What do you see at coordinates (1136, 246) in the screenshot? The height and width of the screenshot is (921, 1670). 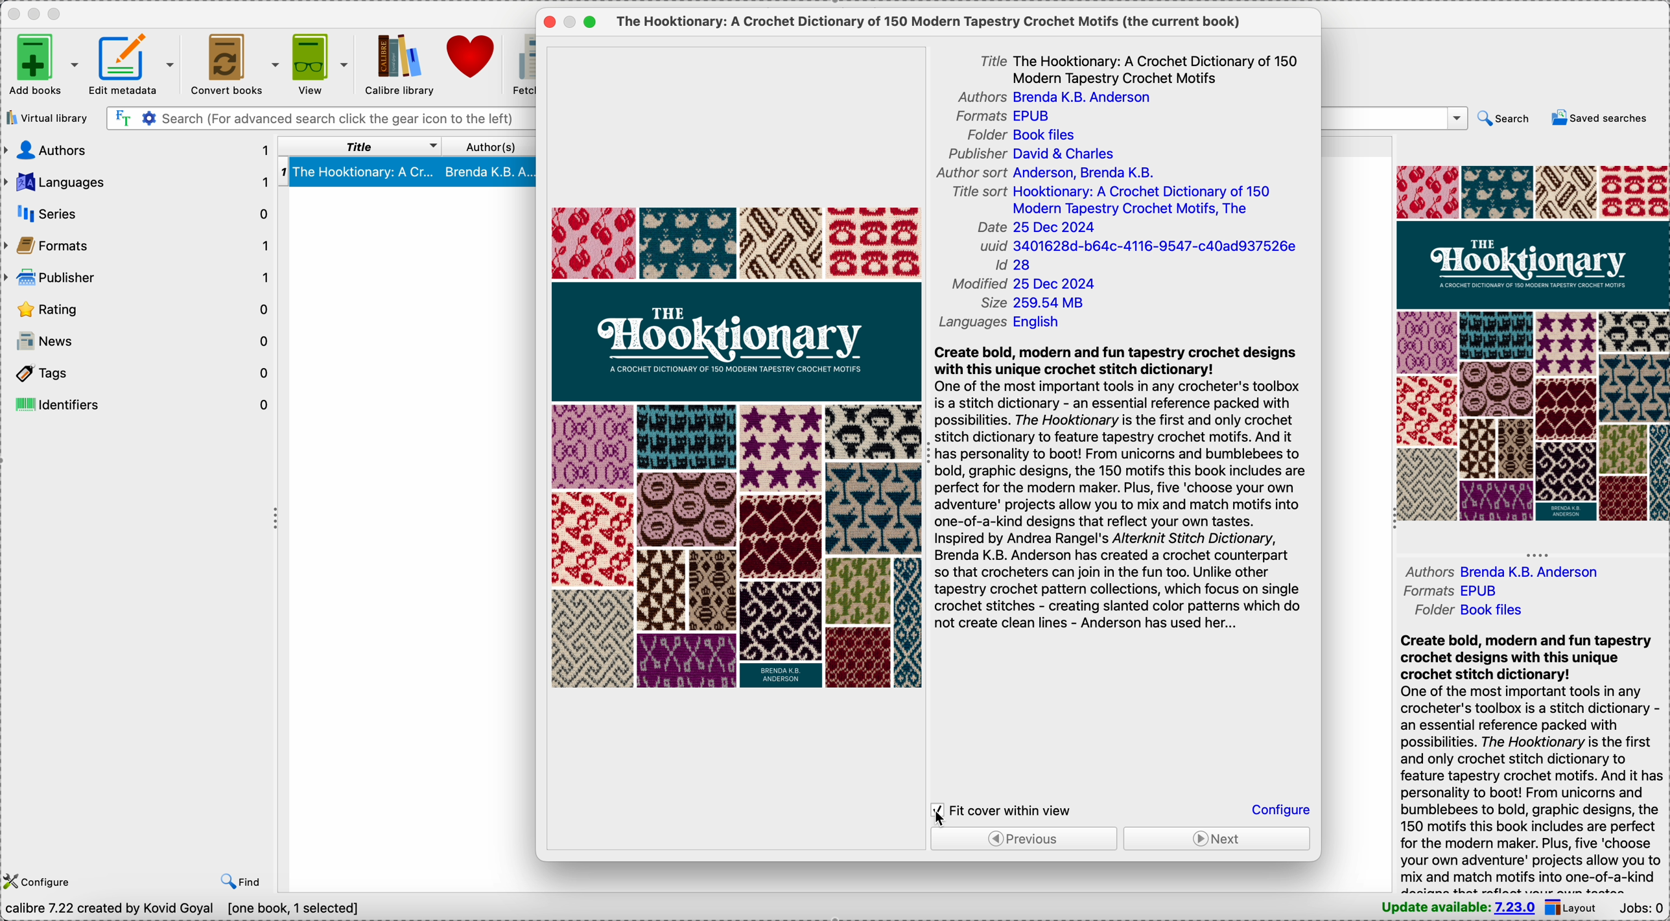 I see `uuid` at bounding box center [1136, 246].